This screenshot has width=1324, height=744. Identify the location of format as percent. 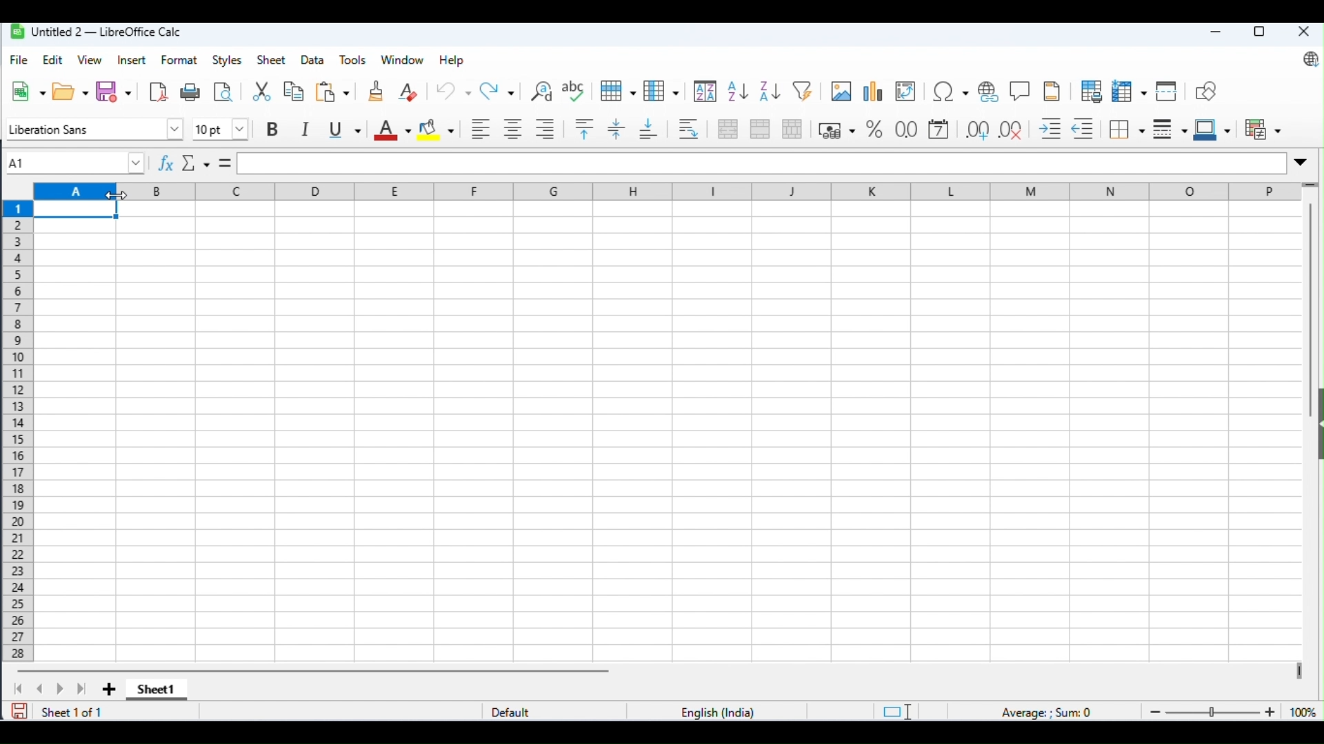
(836, 130).